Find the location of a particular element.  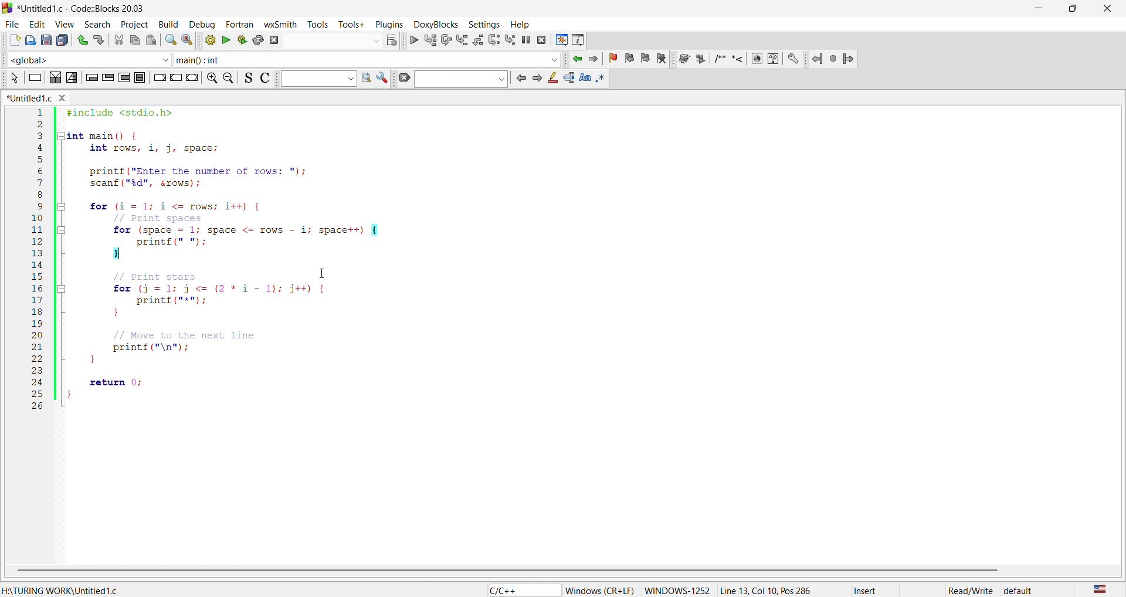

build and run is located at coordinates (242, 40).